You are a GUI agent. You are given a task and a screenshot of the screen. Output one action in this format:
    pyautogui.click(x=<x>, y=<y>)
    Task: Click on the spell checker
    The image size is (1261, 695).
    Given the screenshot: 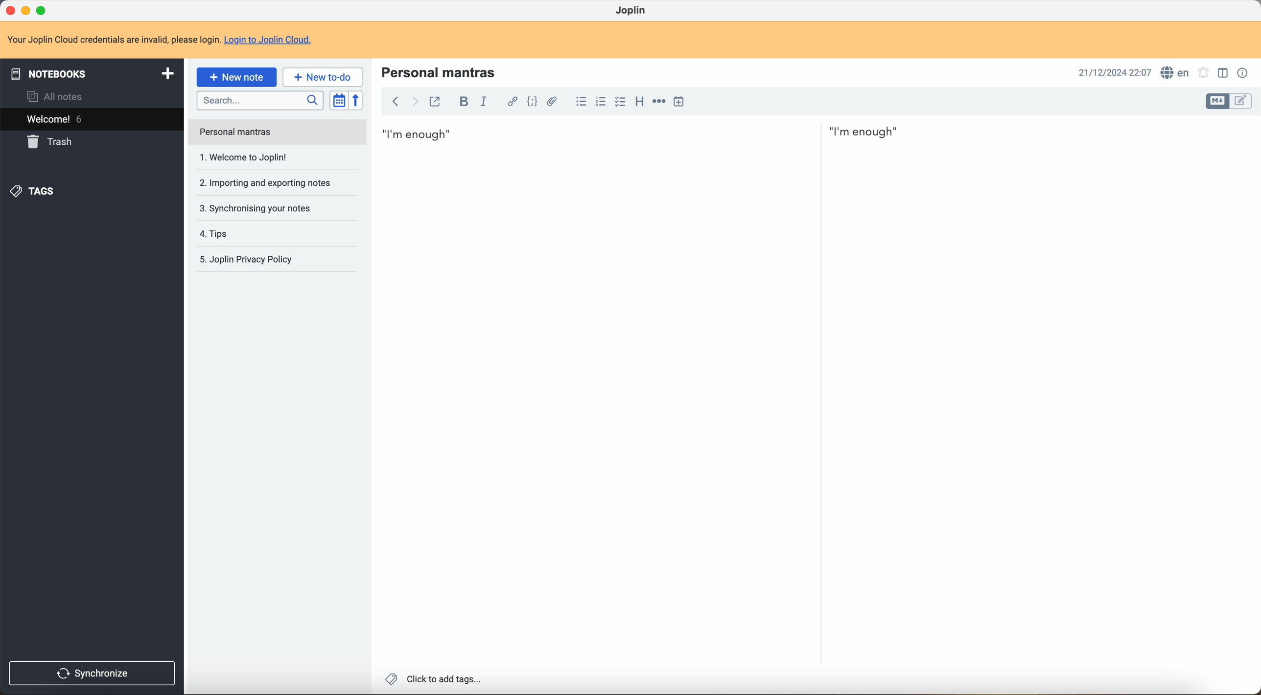 What is the action you would take?
    pyautogui.click(x=1176, y=72)
    